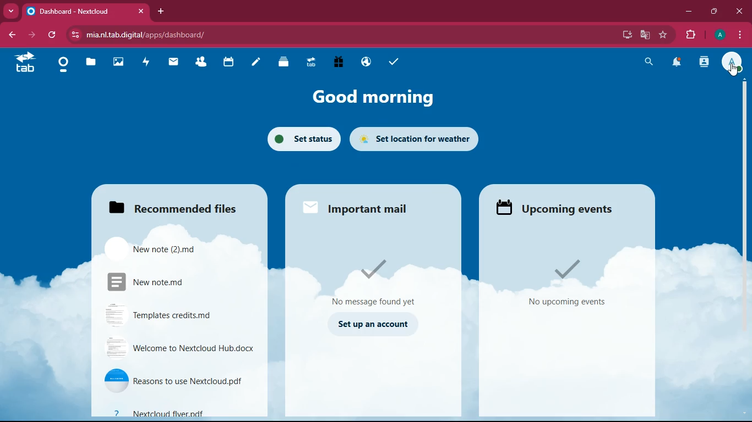 The height and width of the screenshot is (422, 752). What do you see at coordinates (12, 10) in the screenshot?
I see `more` at bounding box center [12, 10].